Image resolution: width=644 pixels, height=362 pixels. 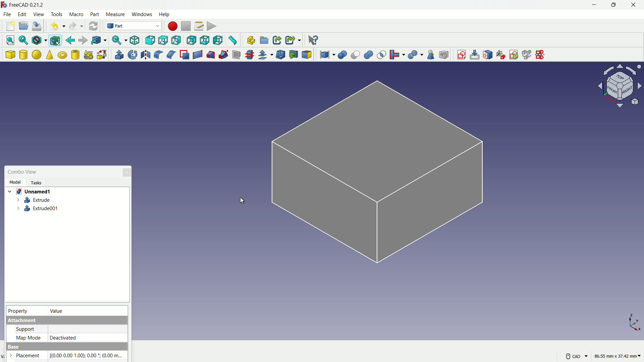 What do you see at coordinates (57, 15) in the screenshot?
I see `tools` at bounding box center [57, 15].